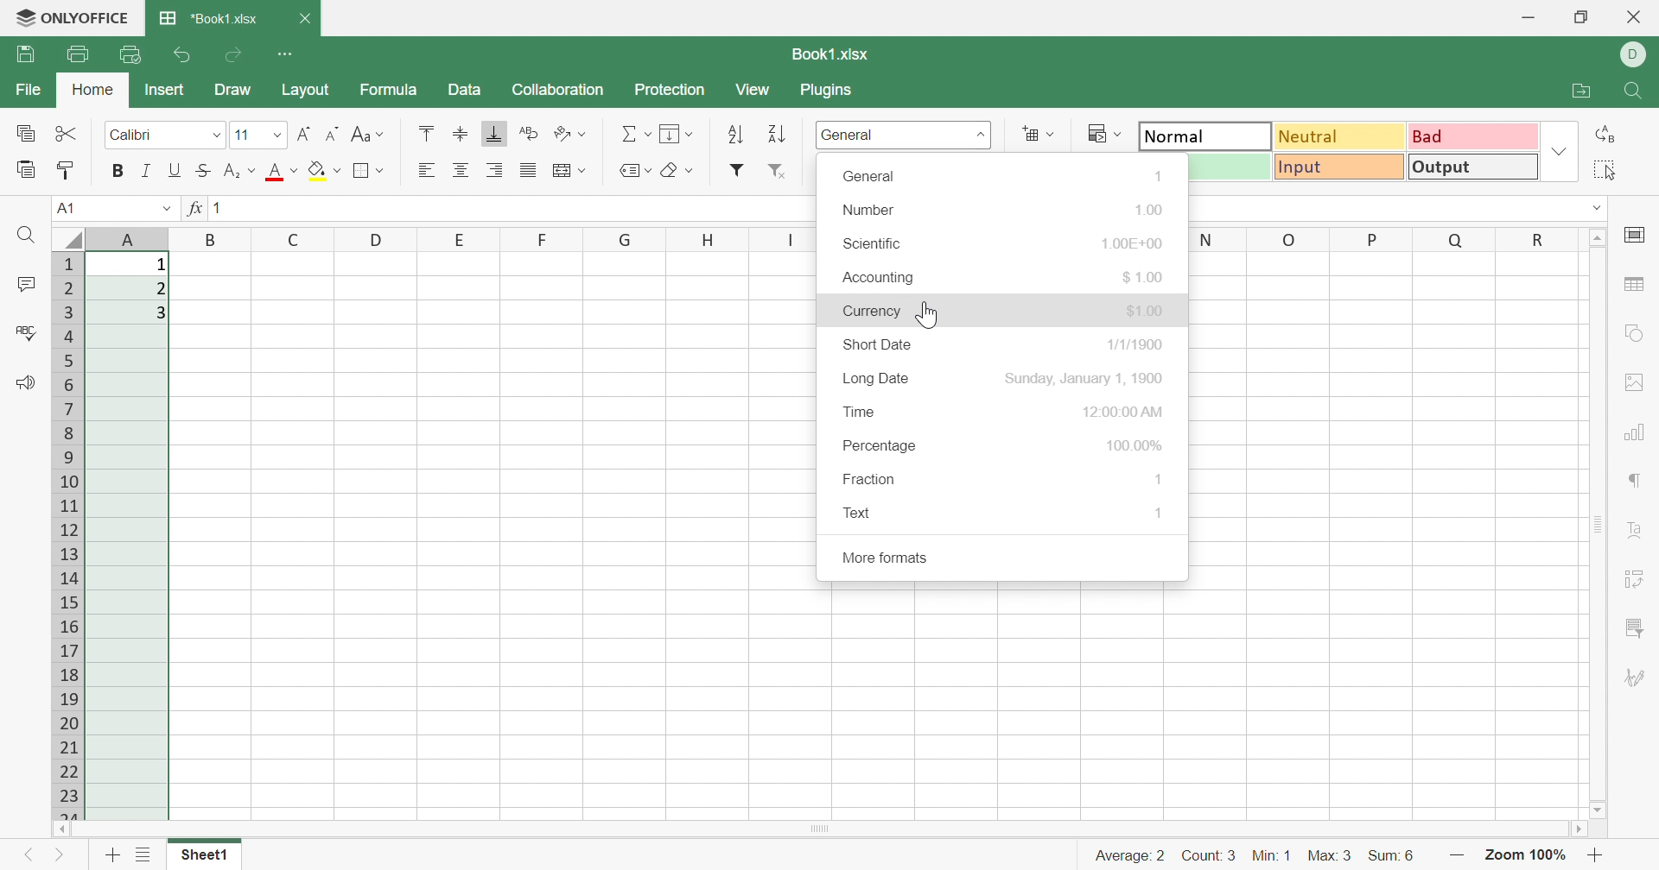  I want to click on Column names, so click(450, 240).